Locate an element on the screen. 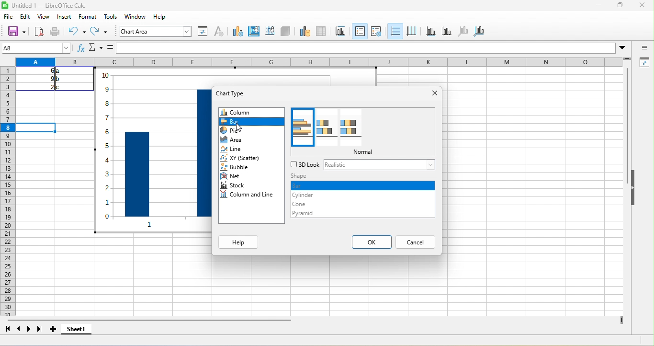 The width and height of the screenshot is (654, 346). stock is located at coordinates (237, 185).